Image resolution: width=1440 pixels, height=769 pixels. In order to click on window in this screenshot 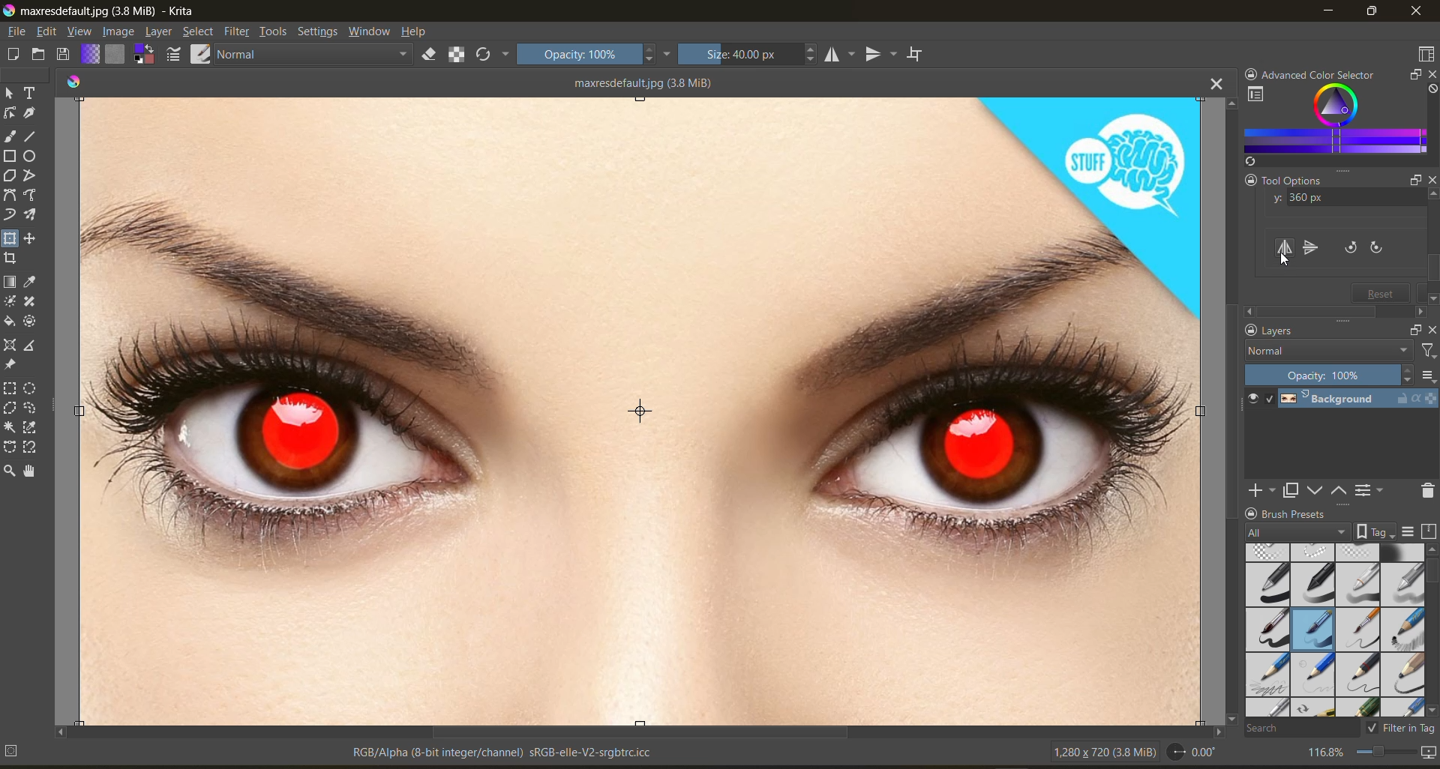, I will do `click(372, 34)`.